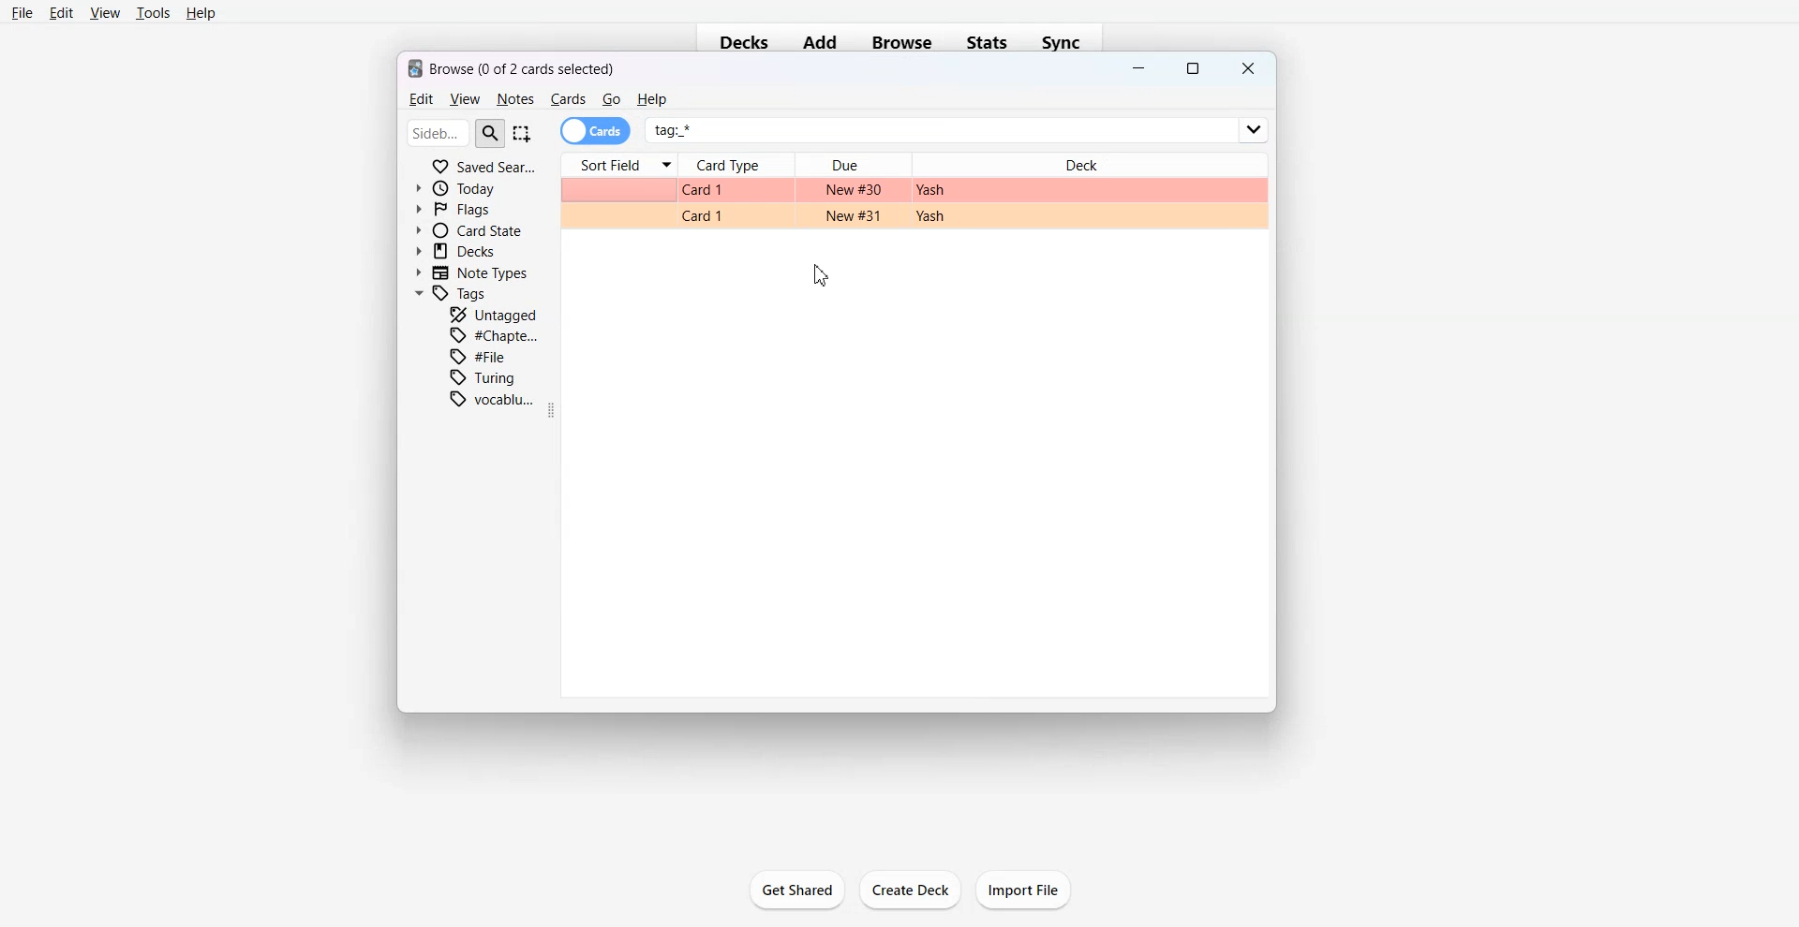  What do you see at coordinates (496, 334) in the screenshot?
I see `Chapter` at bounding box center [496, 334].